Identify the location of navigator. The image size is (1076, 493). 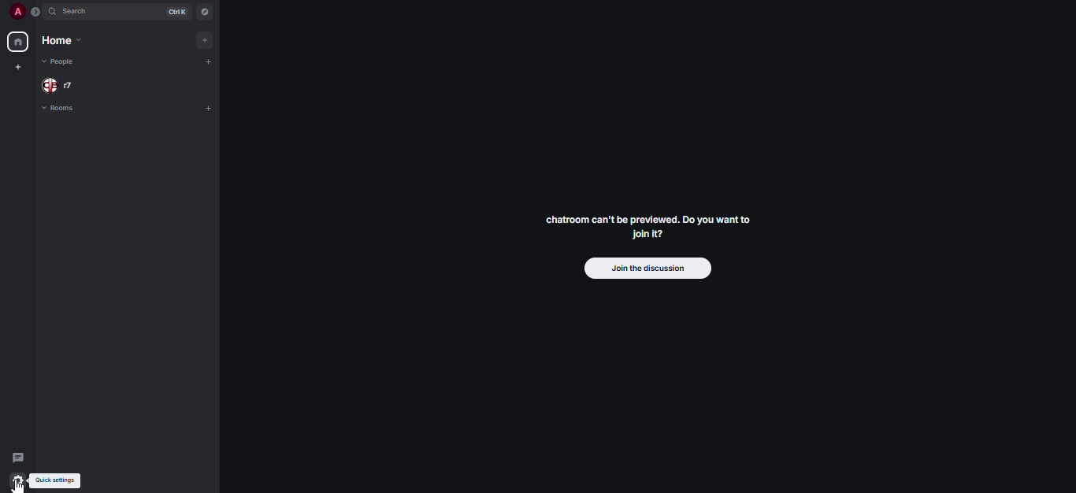
(206, 9).